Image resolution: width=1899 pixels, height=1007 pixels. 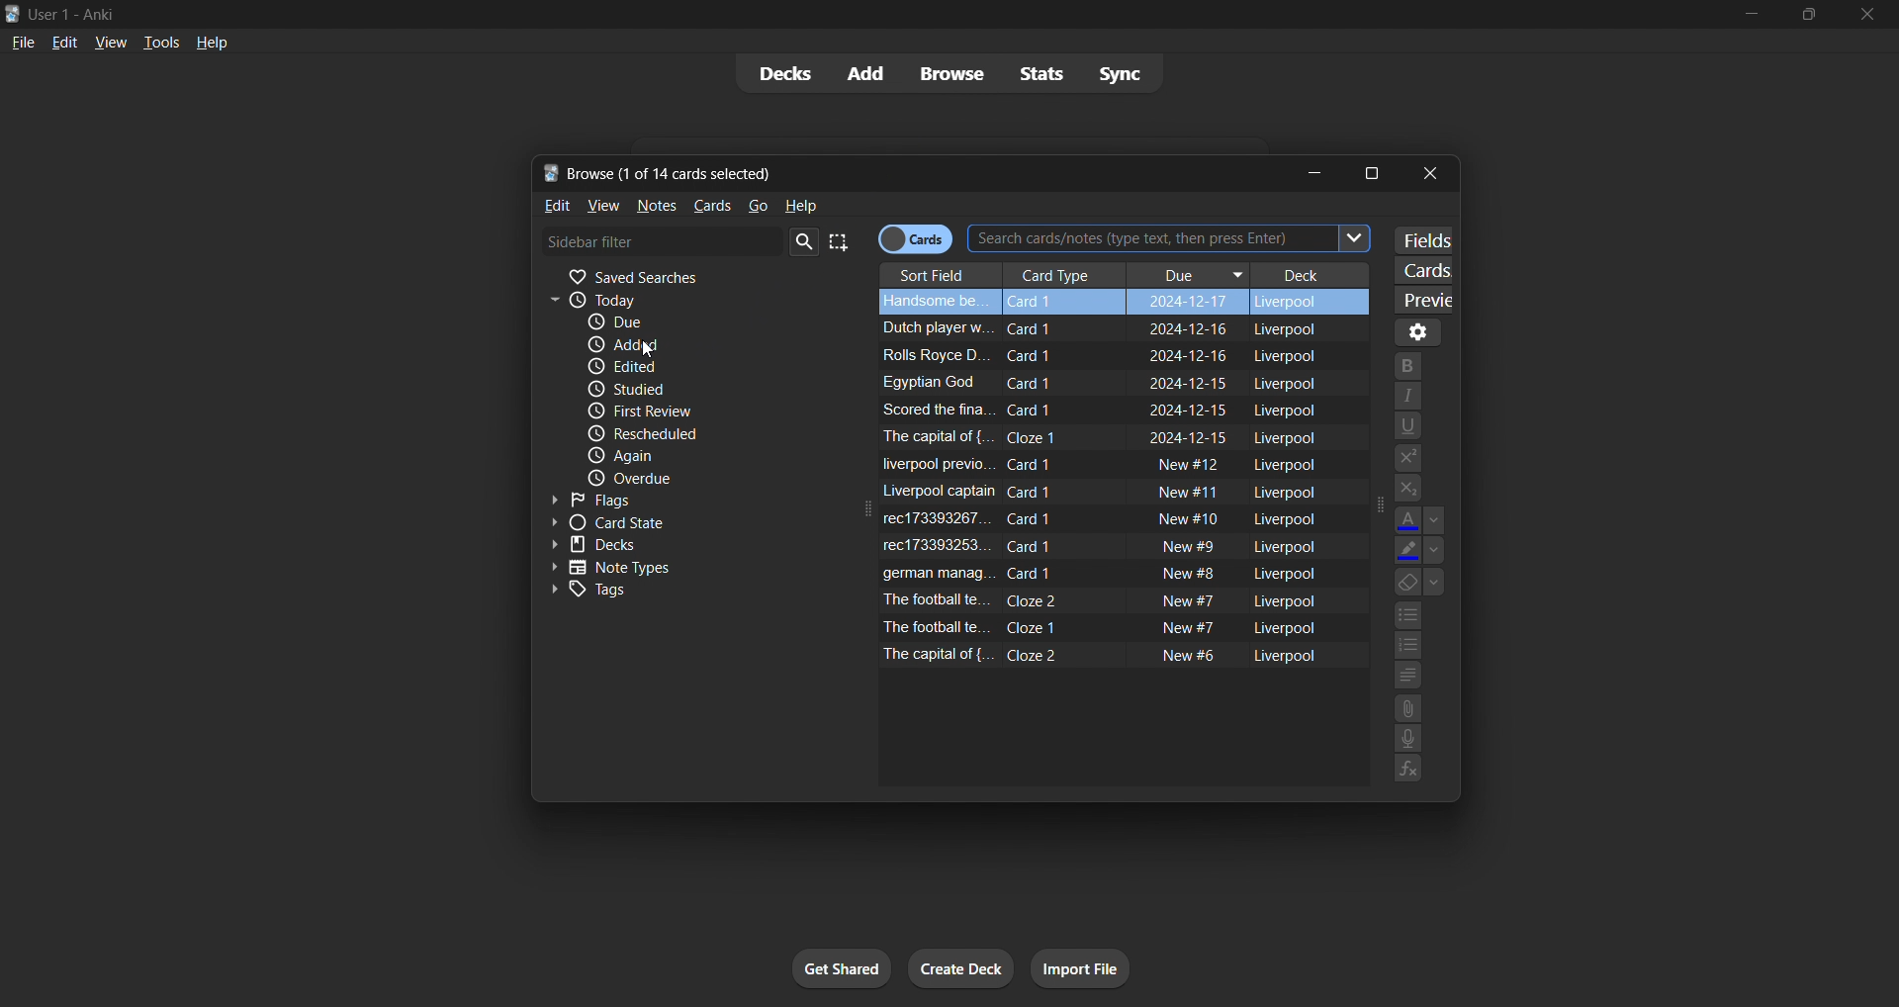 What do you see at coordinates (936, 270) in the screenshot?
I see `sort field column` at bounding box center [936, 270].